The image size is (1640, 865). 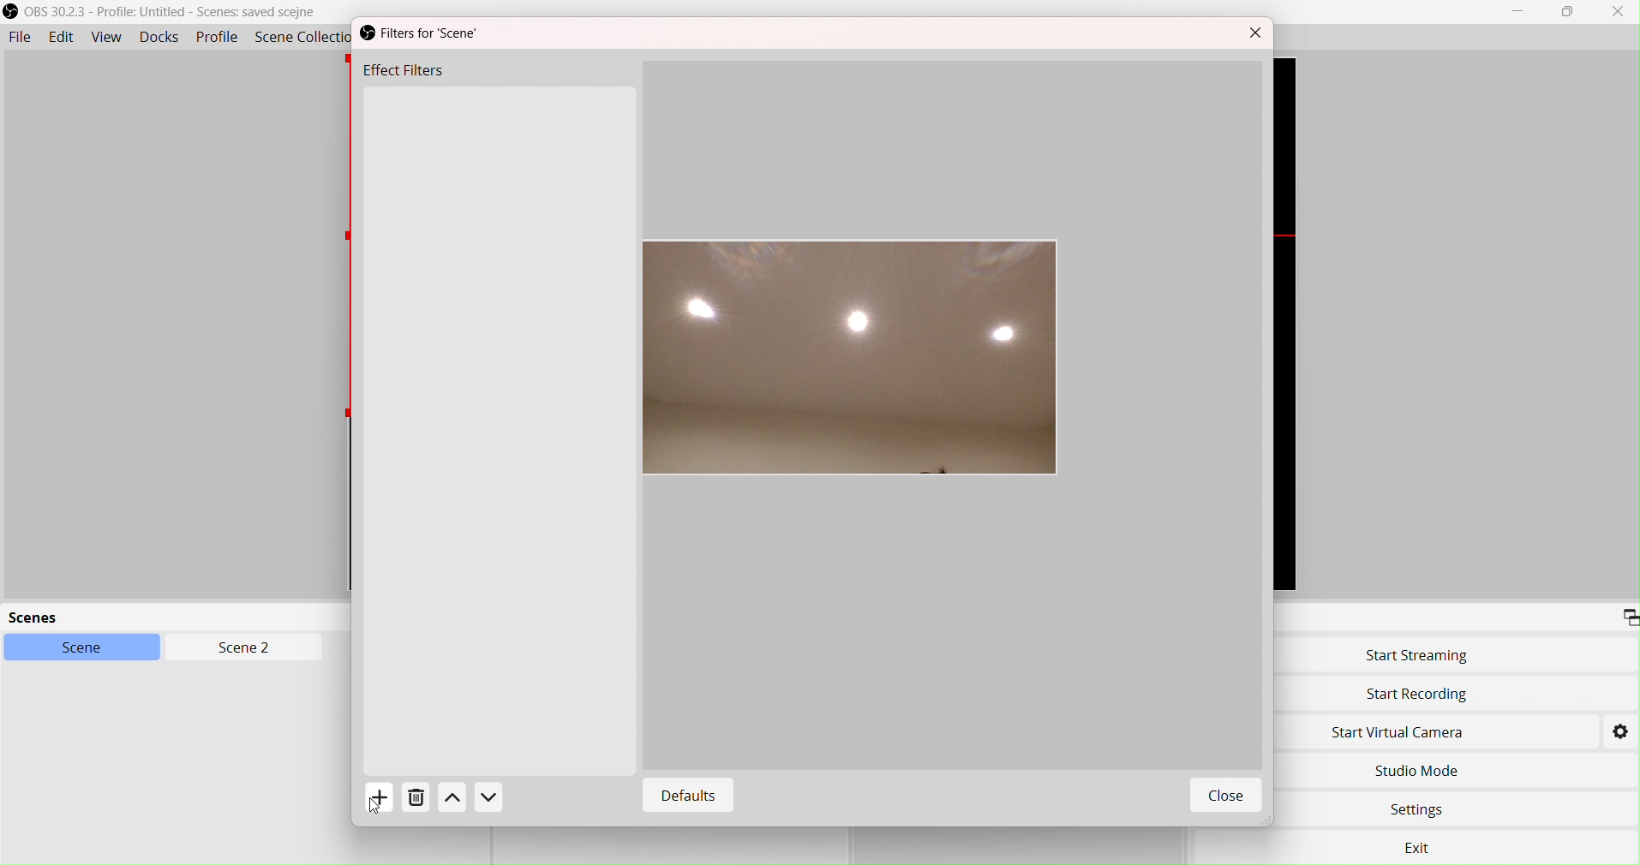 I want to click on Actions, so click(x=471, y=799).